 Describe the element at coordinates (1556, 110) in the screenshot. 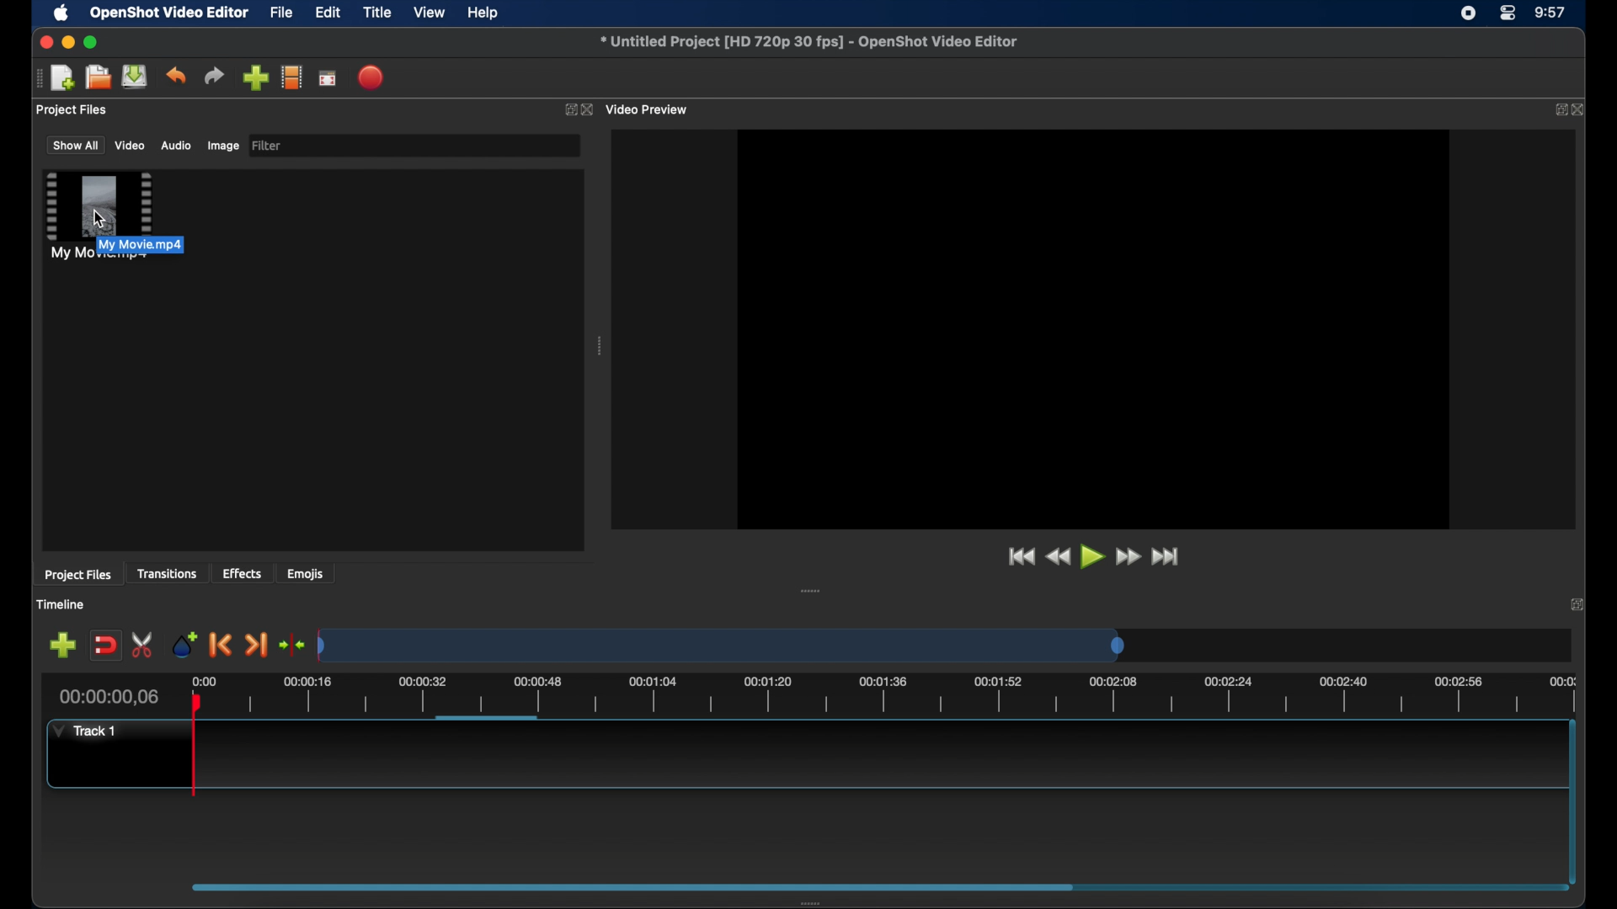

I see `expand` at that location.